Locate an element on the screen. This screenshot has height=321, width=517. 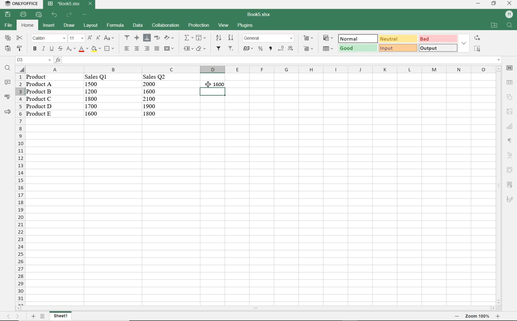
zoom out or zoom in is located at coordinates (475, 316).